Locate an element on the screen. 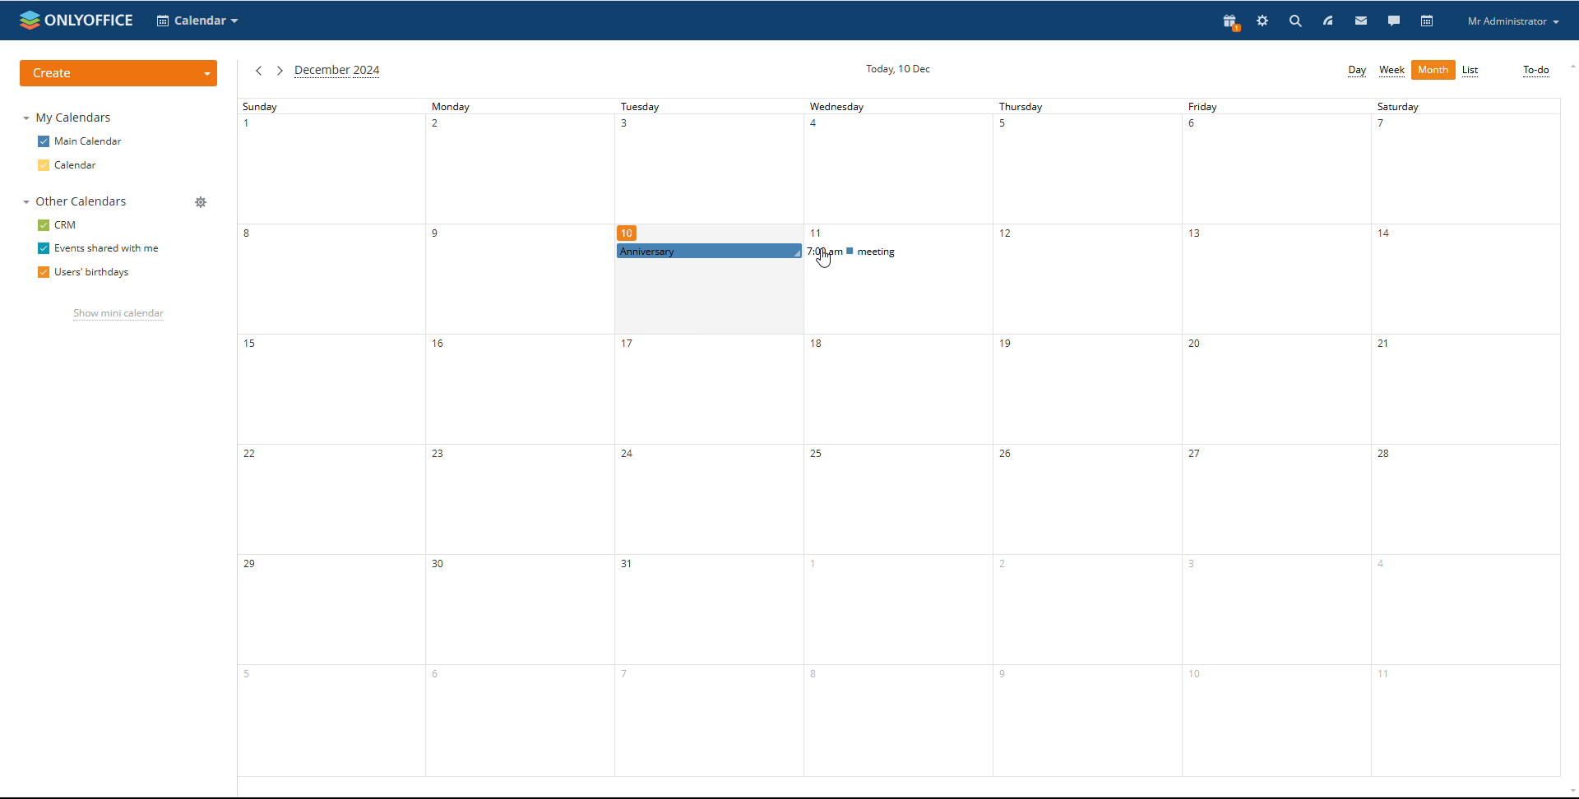 This screenshot has height=799, width=1579. friday is located at coordinates (1272, 437).